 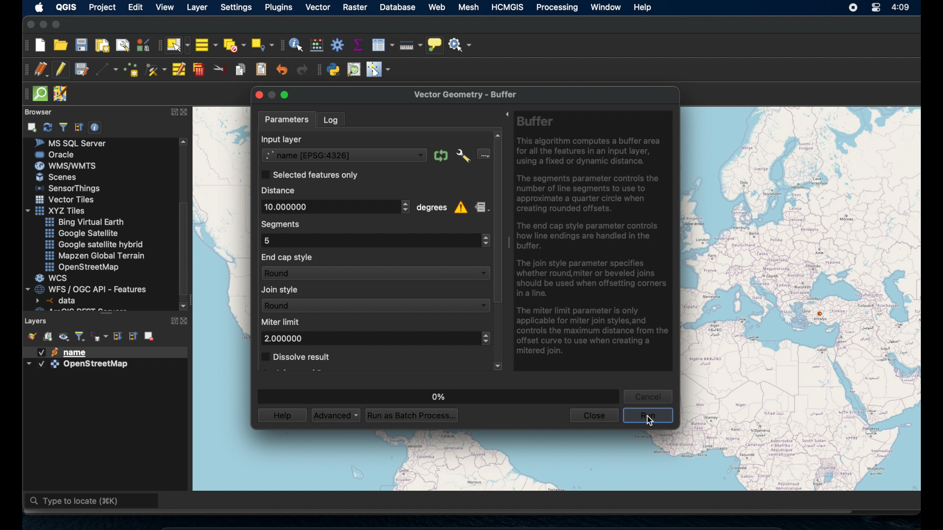 I want to click on josh remote, so click(x=63, y=94).